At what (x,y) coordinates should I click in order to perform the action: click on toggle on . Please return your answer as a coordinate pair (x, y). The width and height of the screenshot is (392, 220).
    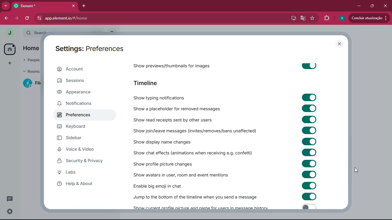
    Looking at the image, I should click on (311, 130).